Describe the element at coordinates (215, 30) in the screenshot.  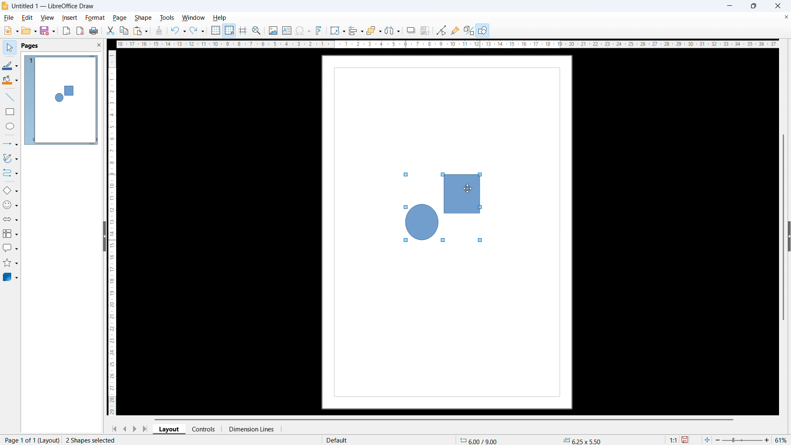
I see `show grid` at that location.